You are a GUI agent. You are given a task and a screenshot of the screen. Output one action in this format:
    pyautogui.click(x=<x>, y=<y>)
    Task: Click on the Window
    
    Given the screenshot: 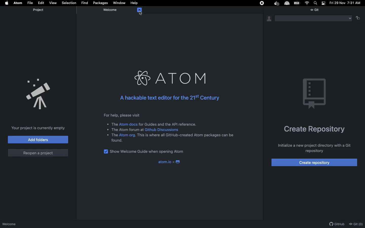 What is the action you would take?
    pyautogui.click(x=120, y=3)
    